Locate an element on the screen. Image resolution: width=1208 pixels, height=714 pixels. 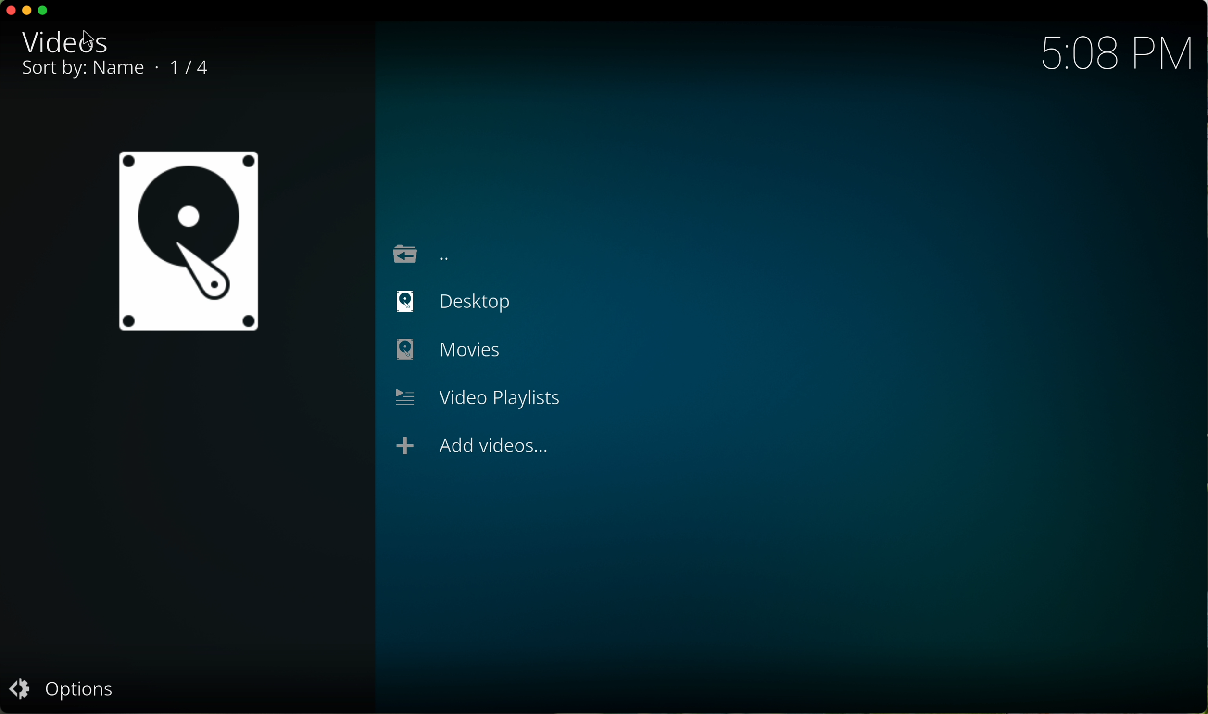
location back is located at coordinates (429, 253).